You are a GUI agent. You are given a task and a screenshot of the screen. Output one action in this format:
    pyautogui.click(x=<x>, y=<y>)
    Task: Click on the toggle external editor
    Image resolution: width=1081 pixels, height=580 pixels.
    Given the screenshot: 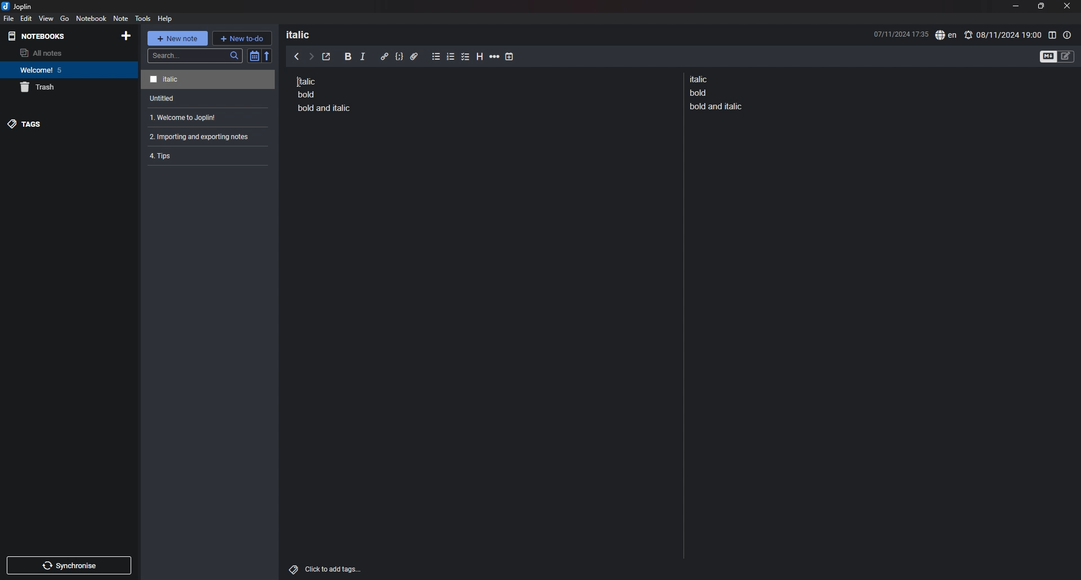 What is the action you would take?
    pyautogui.click(x=327, y=57)
    